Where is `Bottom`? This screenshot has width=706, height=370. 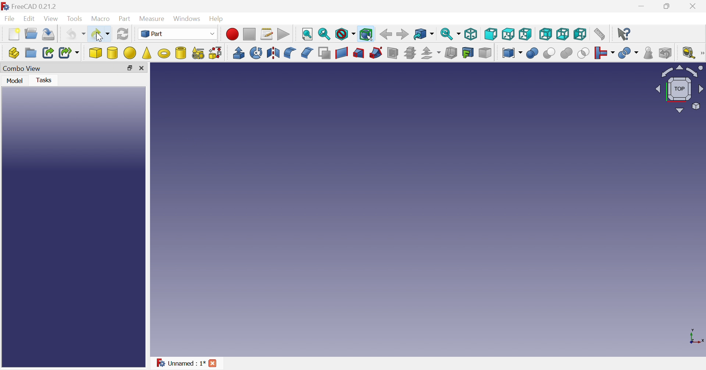
Bottom is located at coordinates (563, 35).